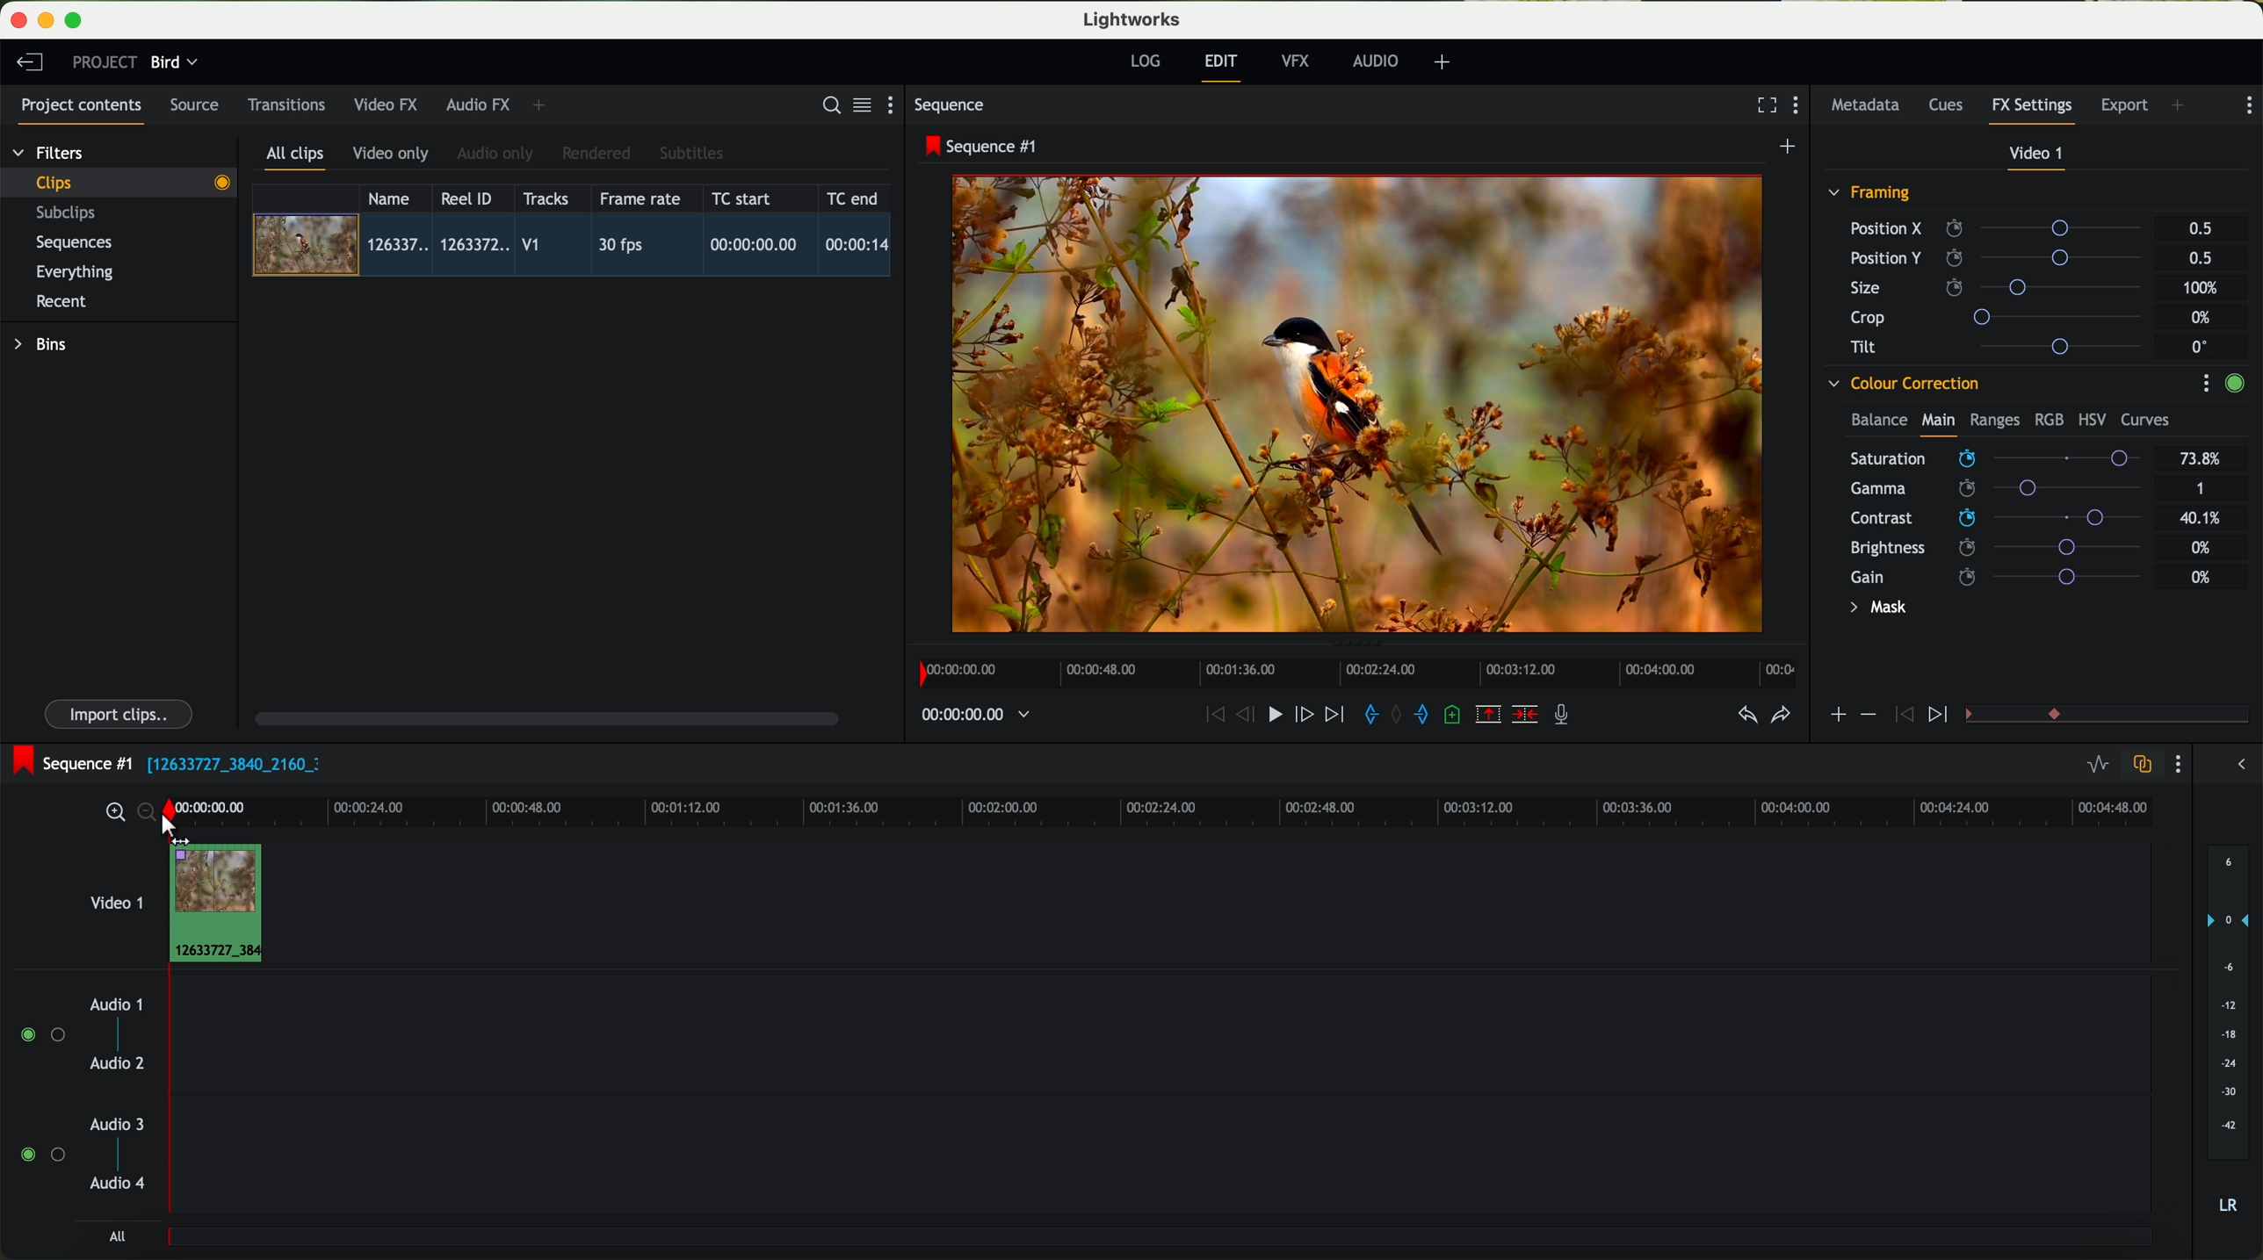 Image resolution: width=2263 pixels, height=1260 pixels. I want to click on source, so click(194, 106).